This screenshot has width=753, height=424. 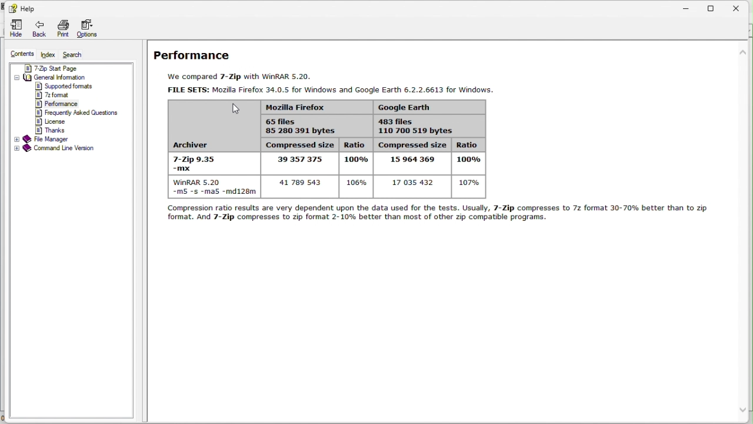 What do you see at coordinates (321, 70) in the screenshot?
I see `Performance
We compared 7-Zip with WinRAR 5.20.
FILE SETS: Mozilla Firefox 34.0.5 for Windows and Google Earth 6.2.2.6613 for Windows.` at bounding box center [321, 70].